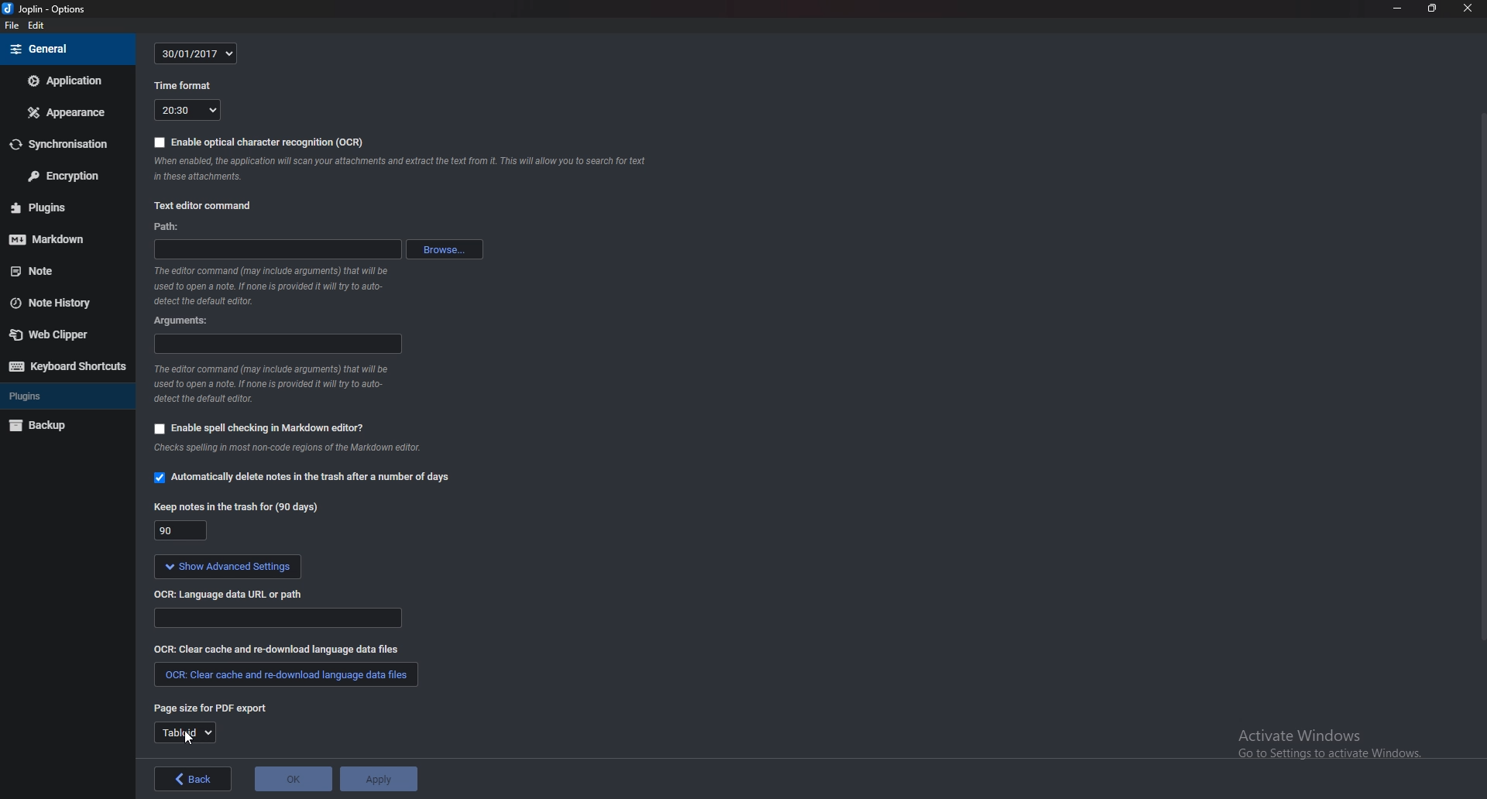 The image size is (1487, 799). What do you see at coordinates (12, 26) in the screenshot?
I see `file` at bounding box center [12, 26].